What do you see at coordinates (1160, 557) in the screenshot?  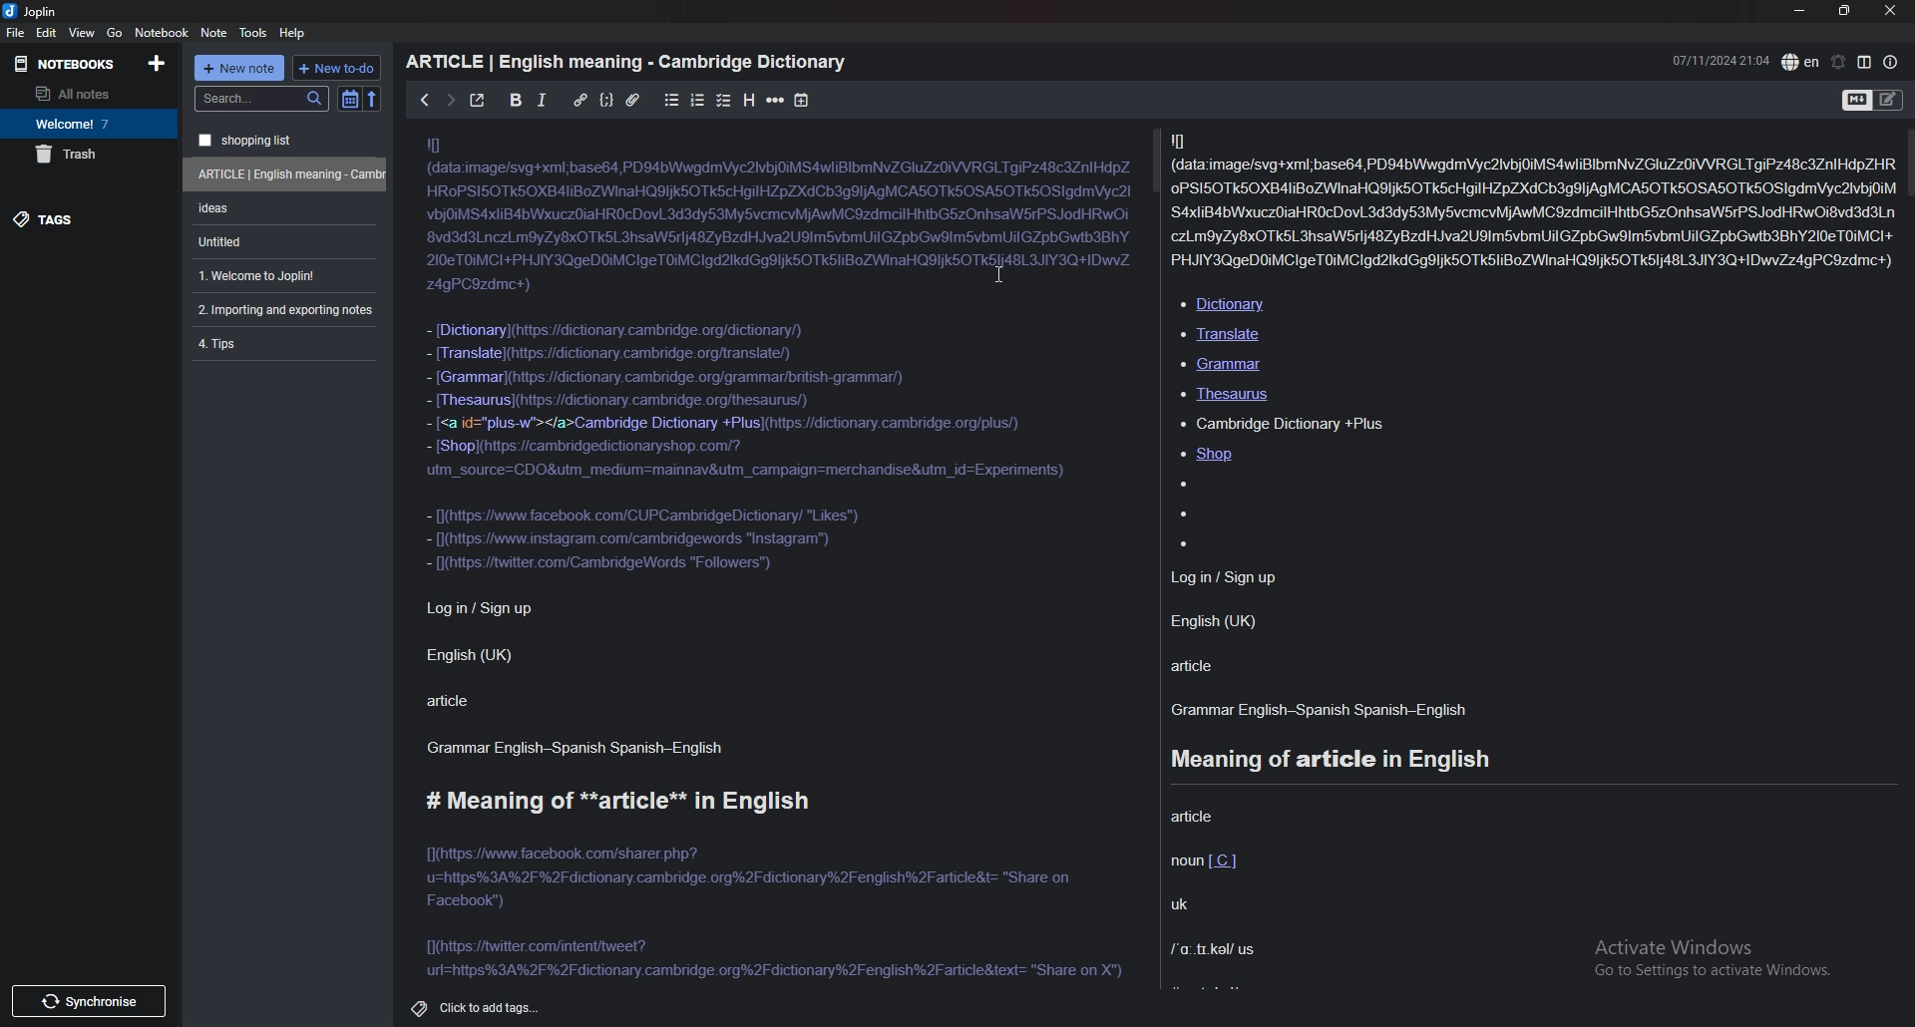 I see `content` at bounding box center [1160, 557].